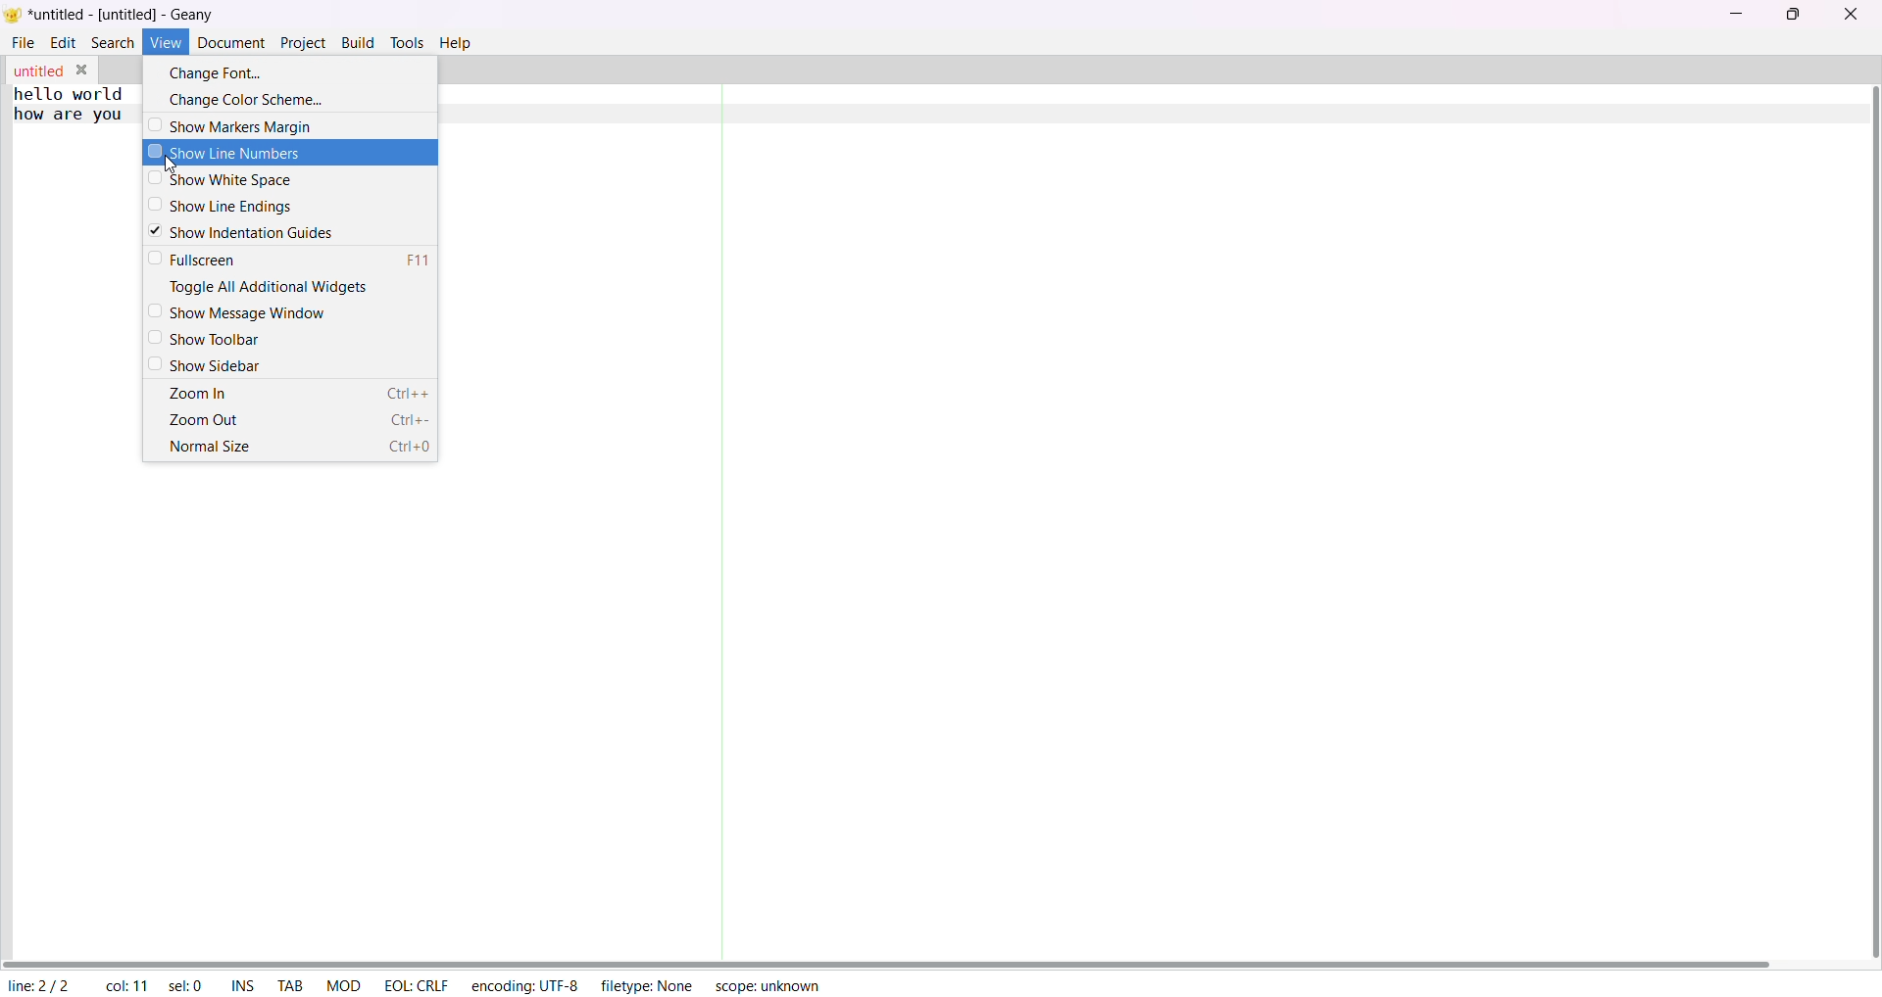  What do you see at coordinates (1868, 521) in the screenshot?
I see `vertical scroll bar` at bounding box center [1868, 521].